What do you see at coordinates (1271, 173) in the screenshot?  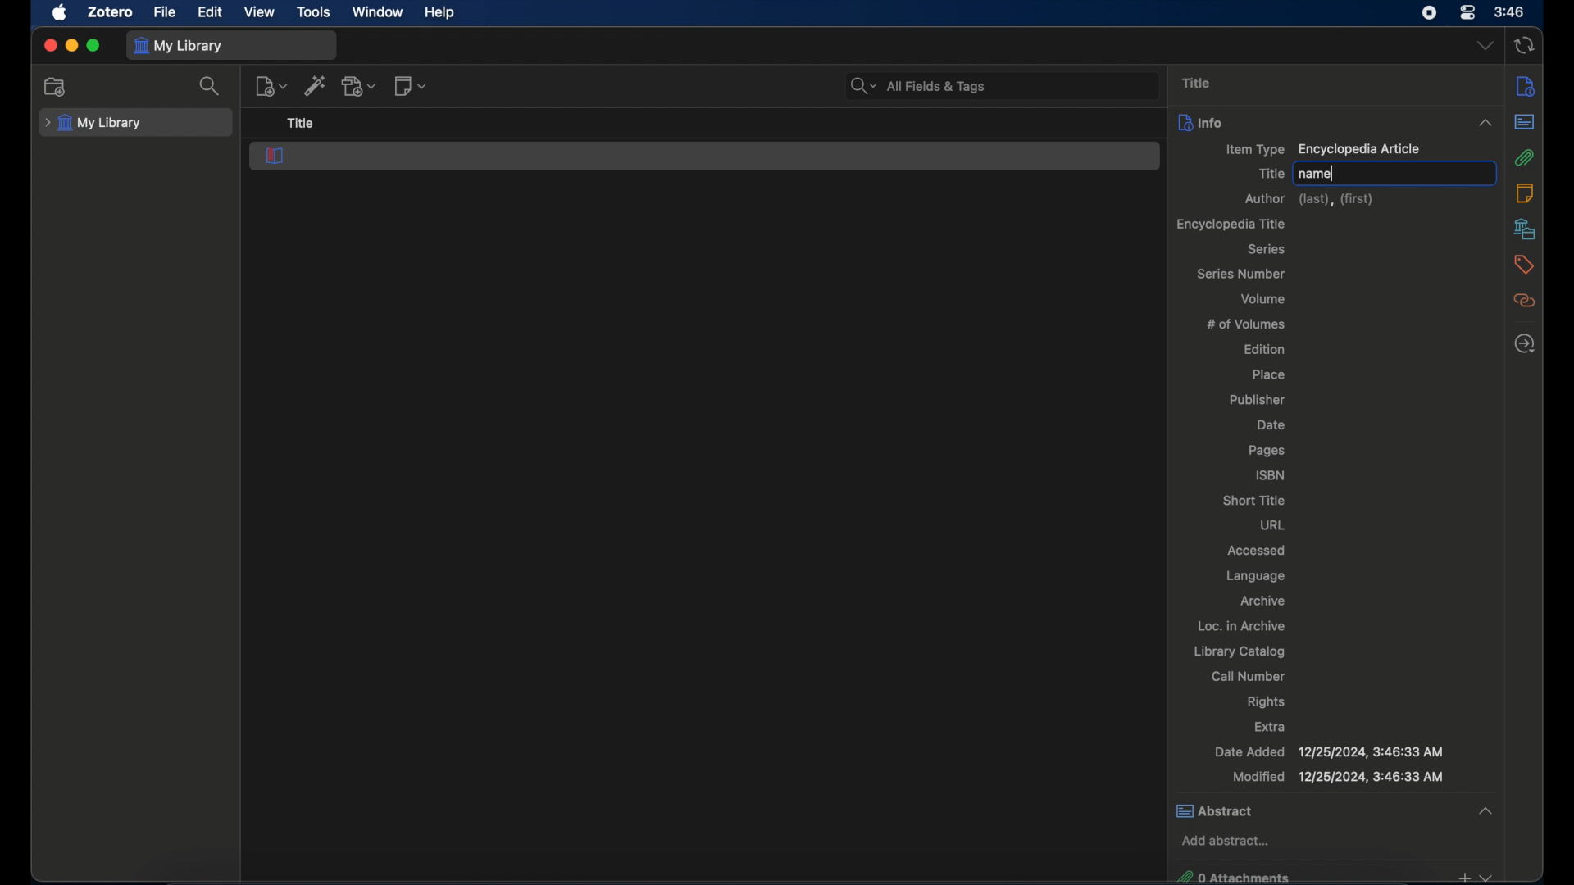 I see `title` at bounding box center [1271, 173].